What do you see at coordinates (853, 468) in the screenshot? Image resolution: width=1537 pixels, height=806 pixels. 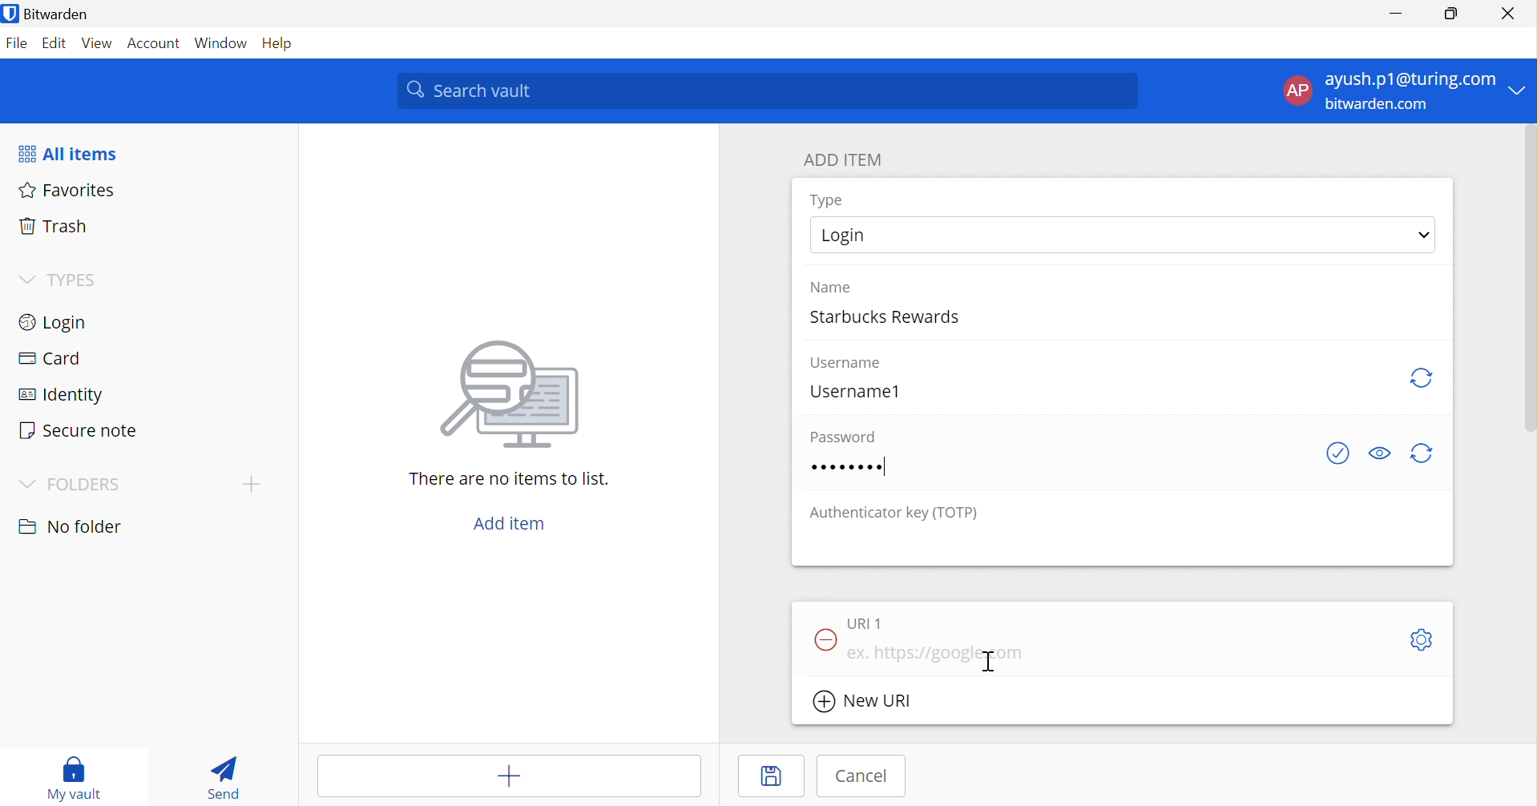 I see `password` at bounding box center [853, 468].